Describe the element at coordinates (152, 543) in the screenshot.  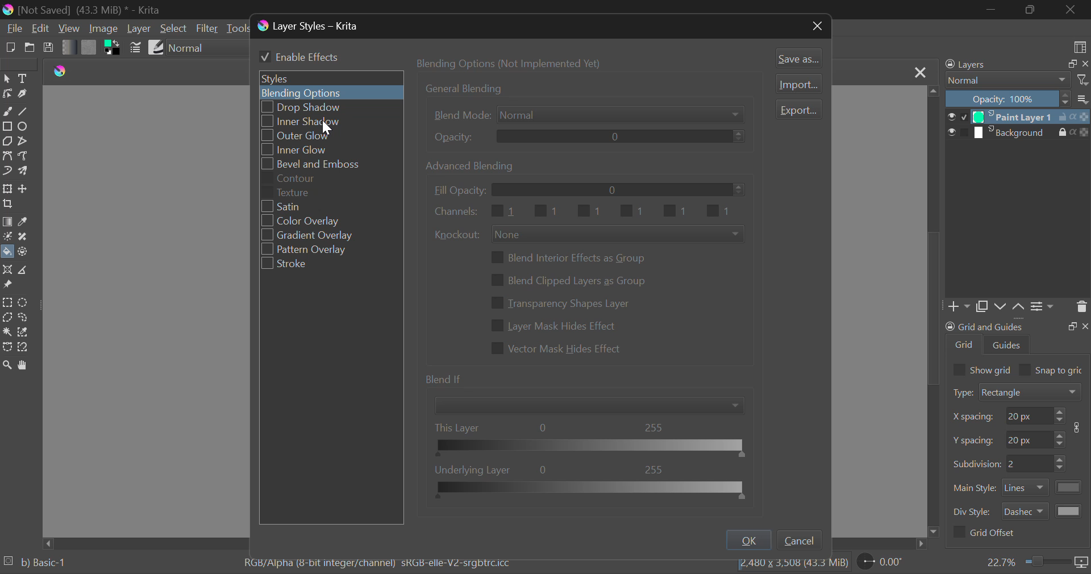
I see `Scroll Bar` at that location.